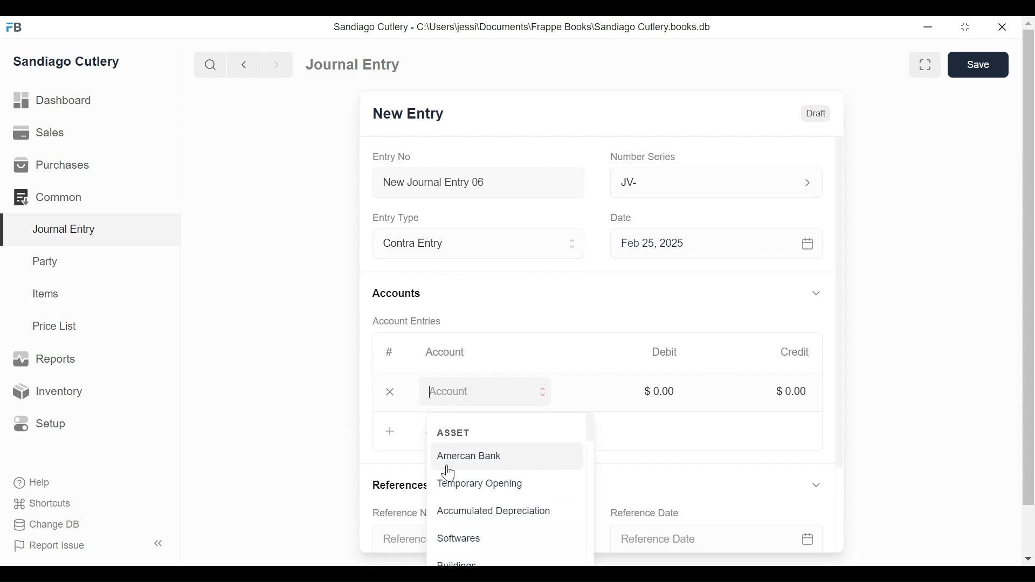 The width and height of the screenshot is (1035, 582). I want to click on Toggle between form and full width, so click(926, 64).